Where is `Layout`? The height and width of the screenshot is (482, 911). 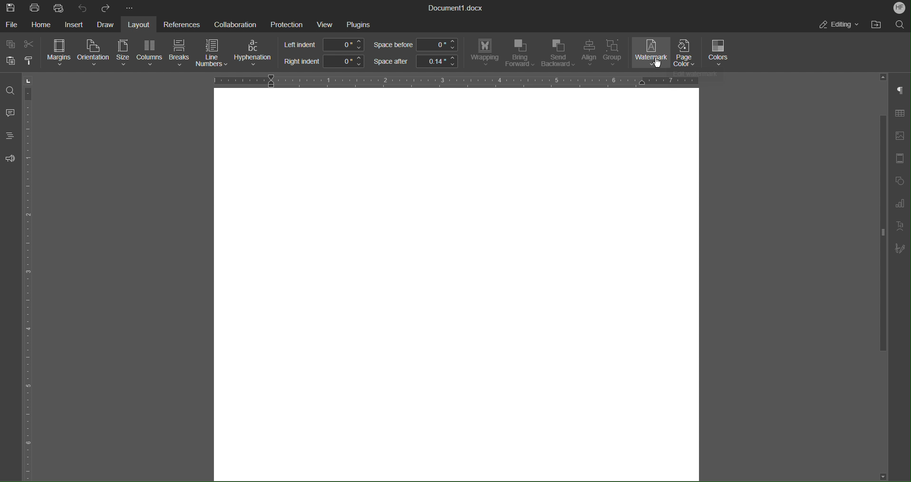
Layout is located at coordinates (141, 24).